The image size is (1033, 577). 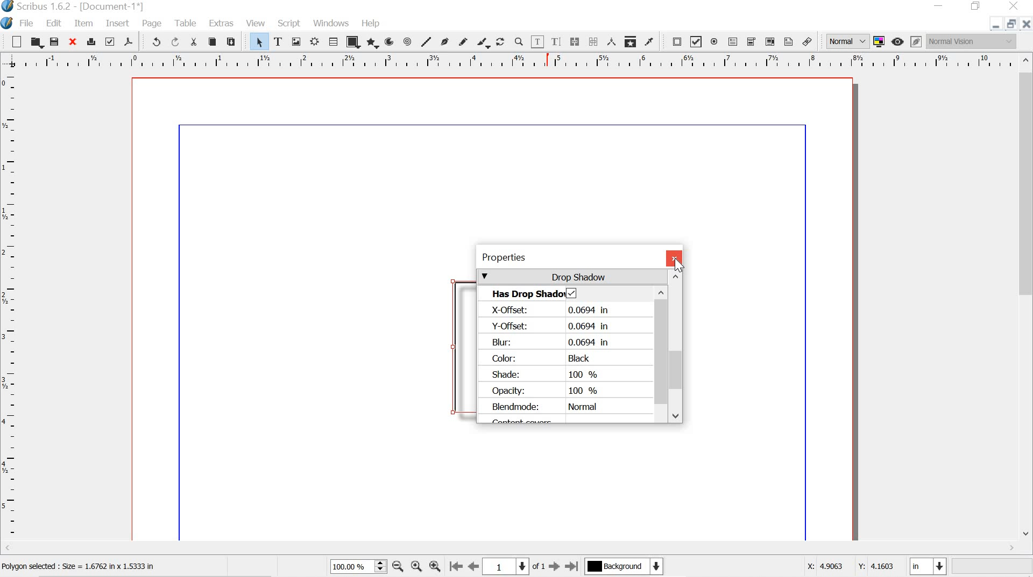 I want to click on X-Offset: 0.0694 in, so click(x=554, y=311).